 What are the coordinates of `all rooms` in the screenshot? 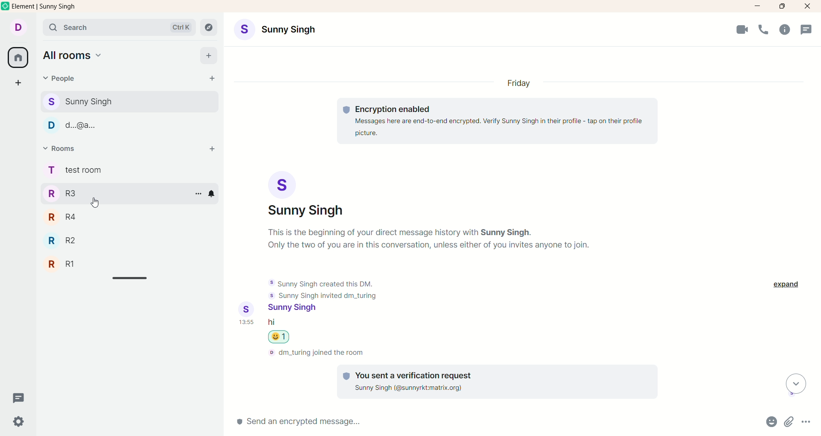 It's located at (79, 57).